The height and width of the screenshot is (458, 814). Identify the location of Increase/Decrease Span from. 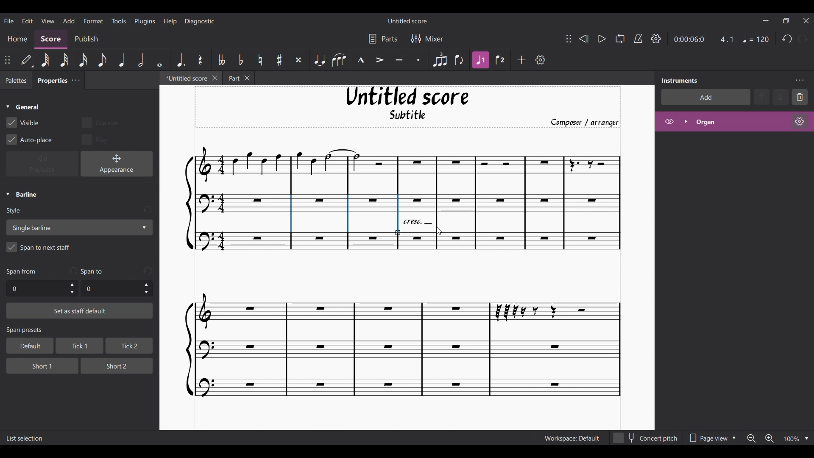
(72, 288).